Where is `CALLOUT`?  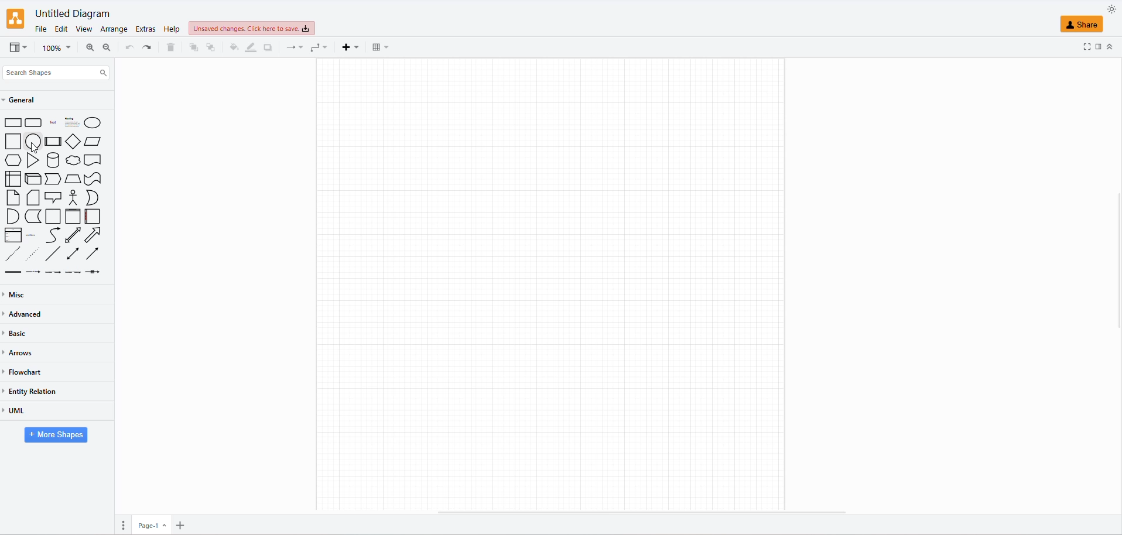
CALLOUT is located at coordinates (53, 198).